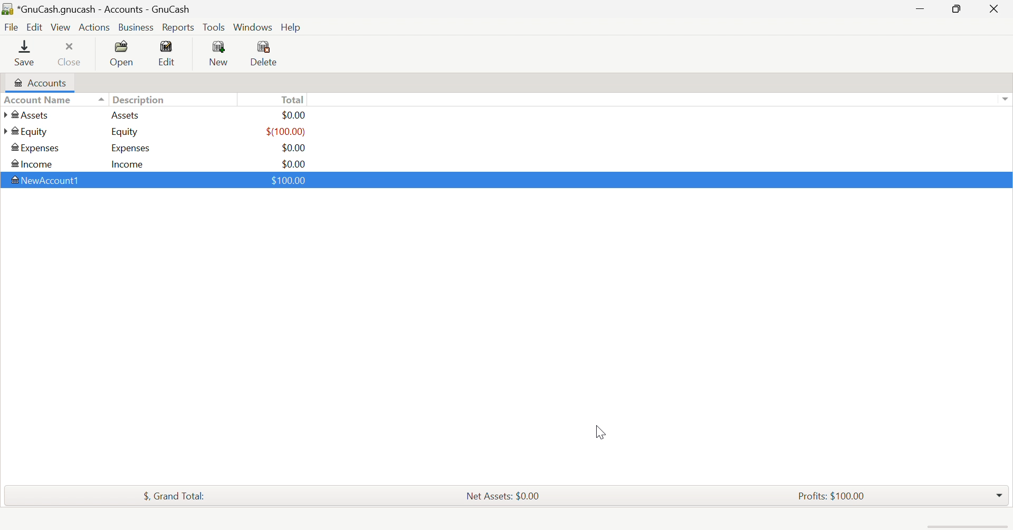  What do you see at coordinates (920, 9) in the screenshot?
I see `Minimize` at bounding box center [920, 9].